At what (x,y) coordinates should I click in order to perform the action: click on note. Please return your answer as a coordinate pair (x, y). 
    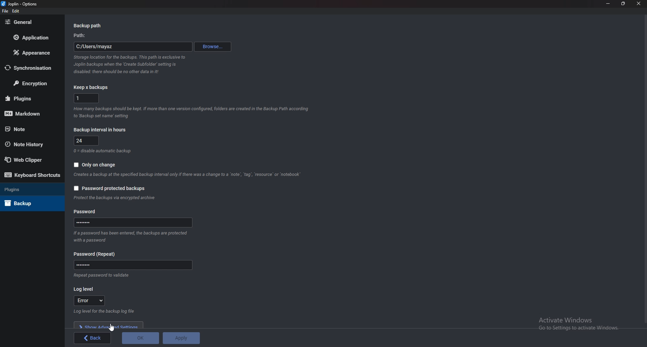
    Looking at the image, I should click on (29, 129).